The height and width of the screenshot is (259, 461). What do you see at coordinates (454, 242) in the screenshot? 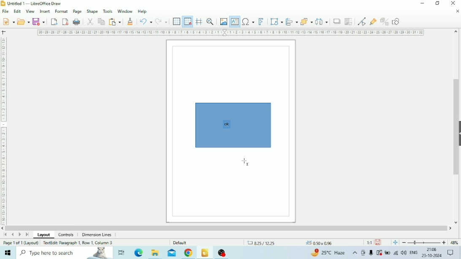
I see `Zoom factor` at bounding box center [454, 242].